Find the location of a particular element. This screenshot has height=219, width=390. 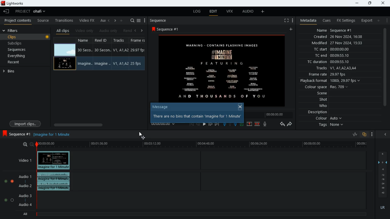

up is located at coordinates (249, 124).